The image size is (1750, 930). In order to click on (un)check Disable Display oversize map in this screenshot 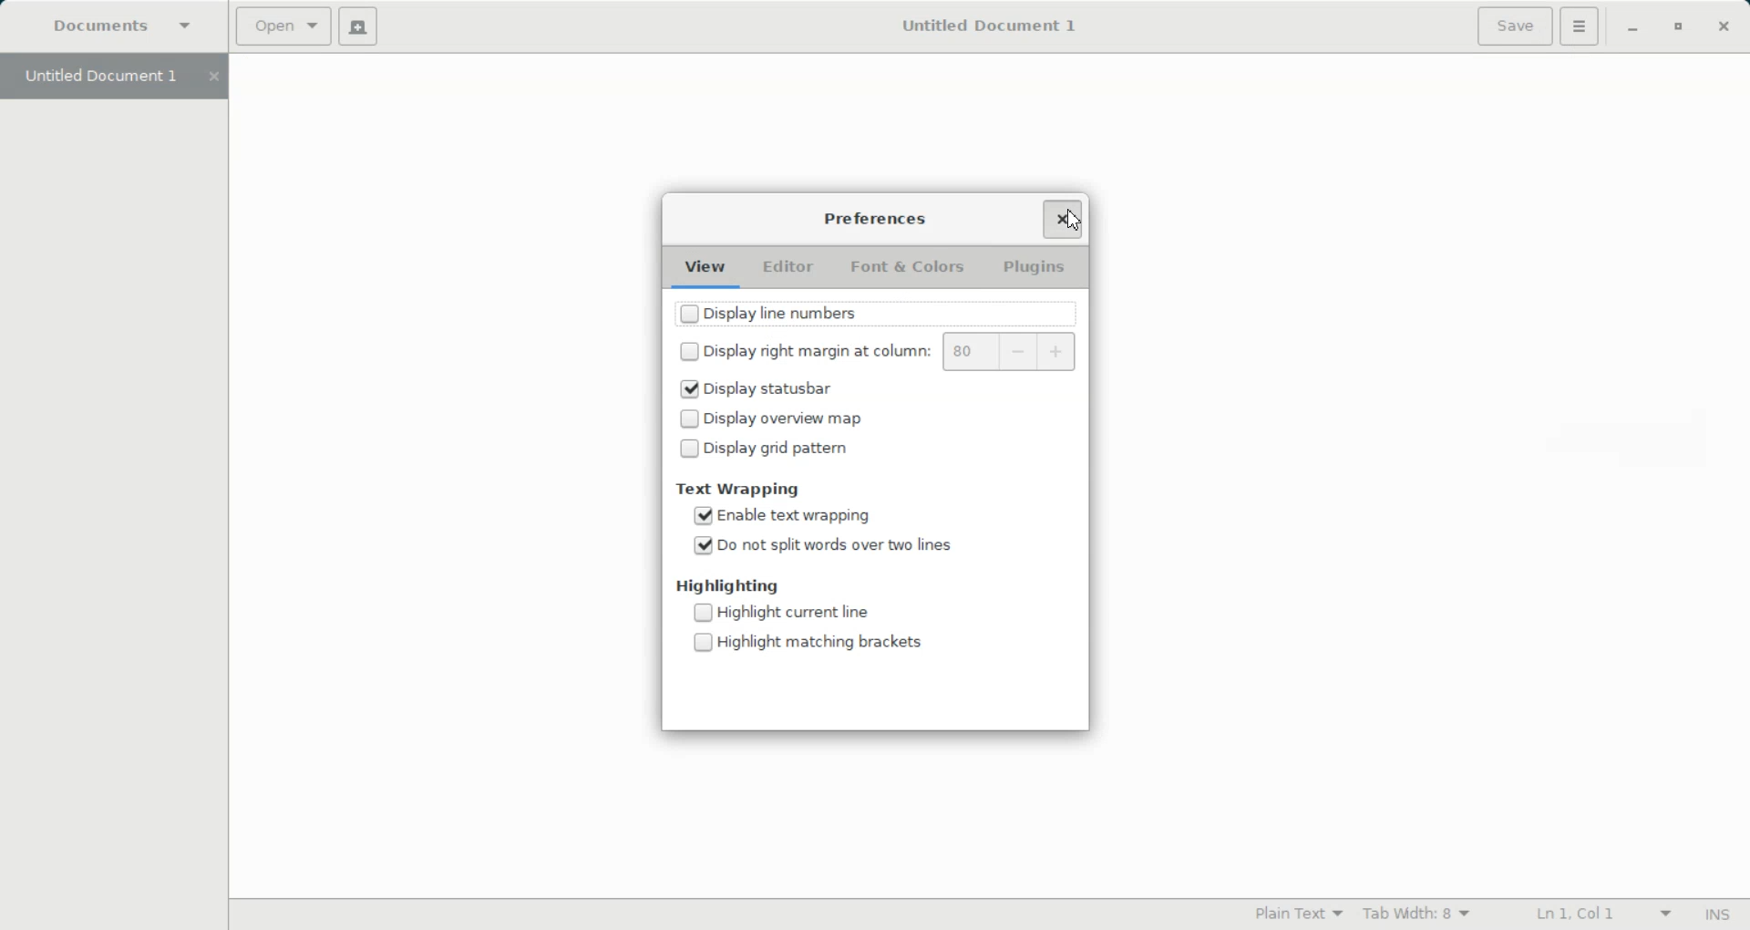, I will do `click(769, 418)`.